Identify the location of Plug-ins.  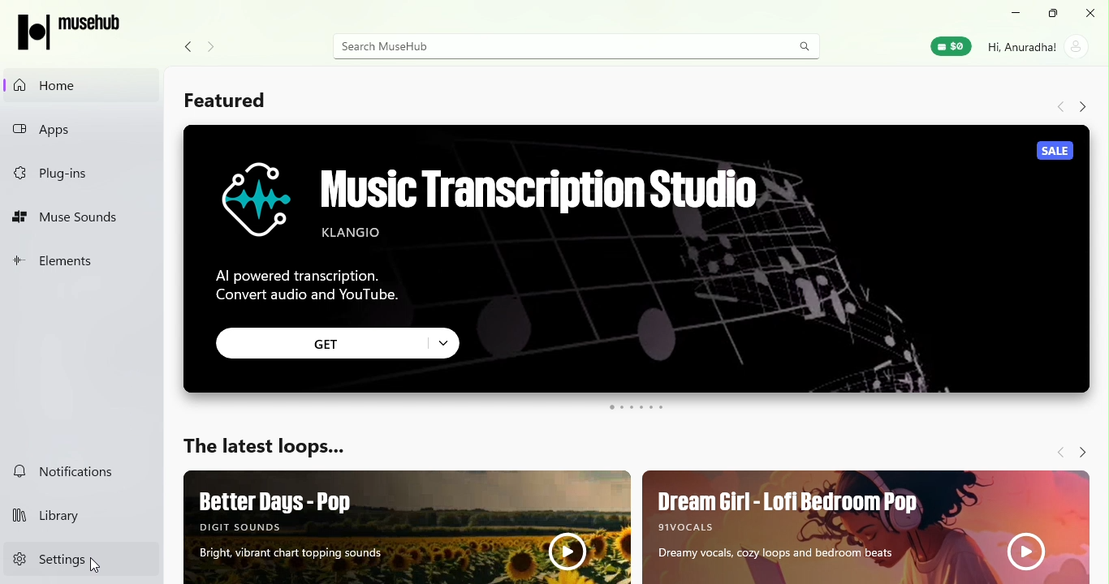
(77, 174).